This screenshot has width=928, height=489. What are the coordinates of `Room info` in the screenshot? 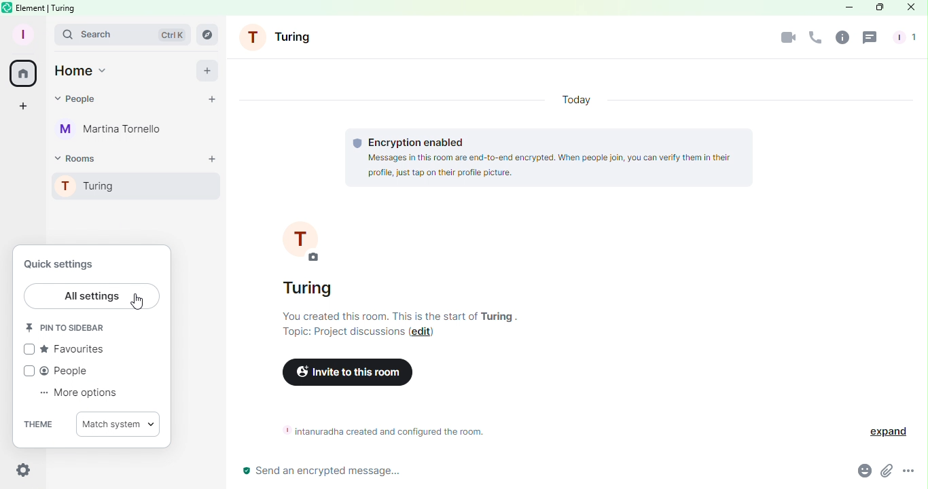 It's located at (840, 40).